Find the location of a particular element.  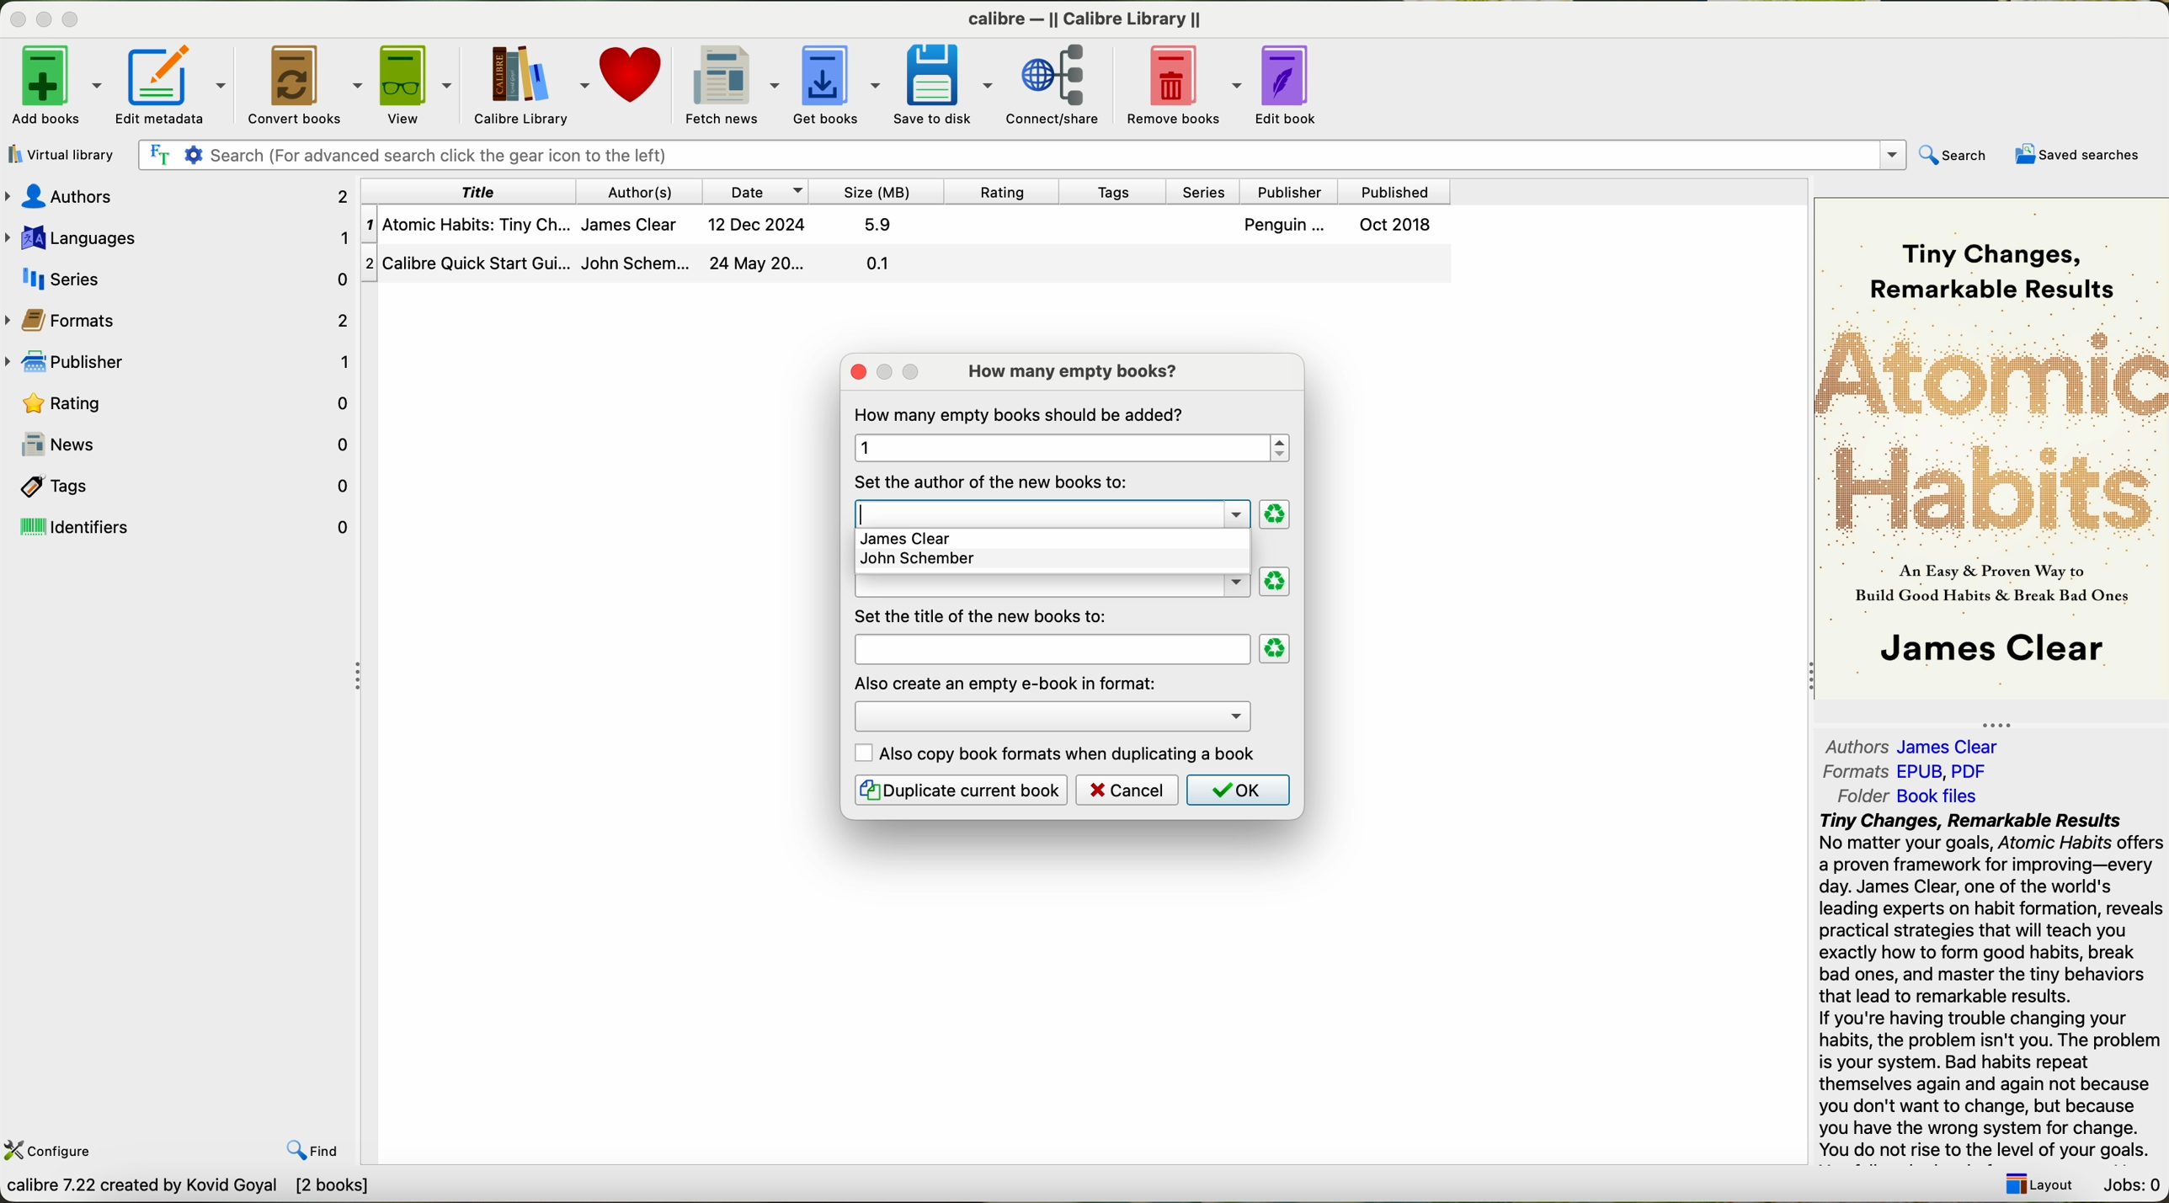

clear is located at coordinates (1276, 582).